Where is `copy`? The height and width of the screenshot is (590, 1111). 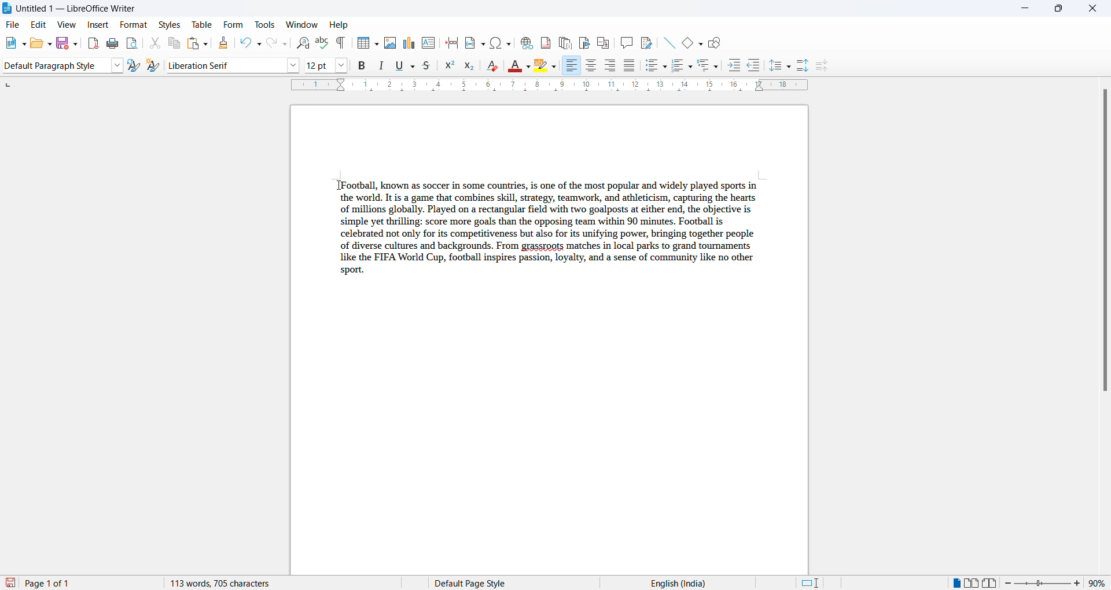 copy is located at coordinates (174, 43).